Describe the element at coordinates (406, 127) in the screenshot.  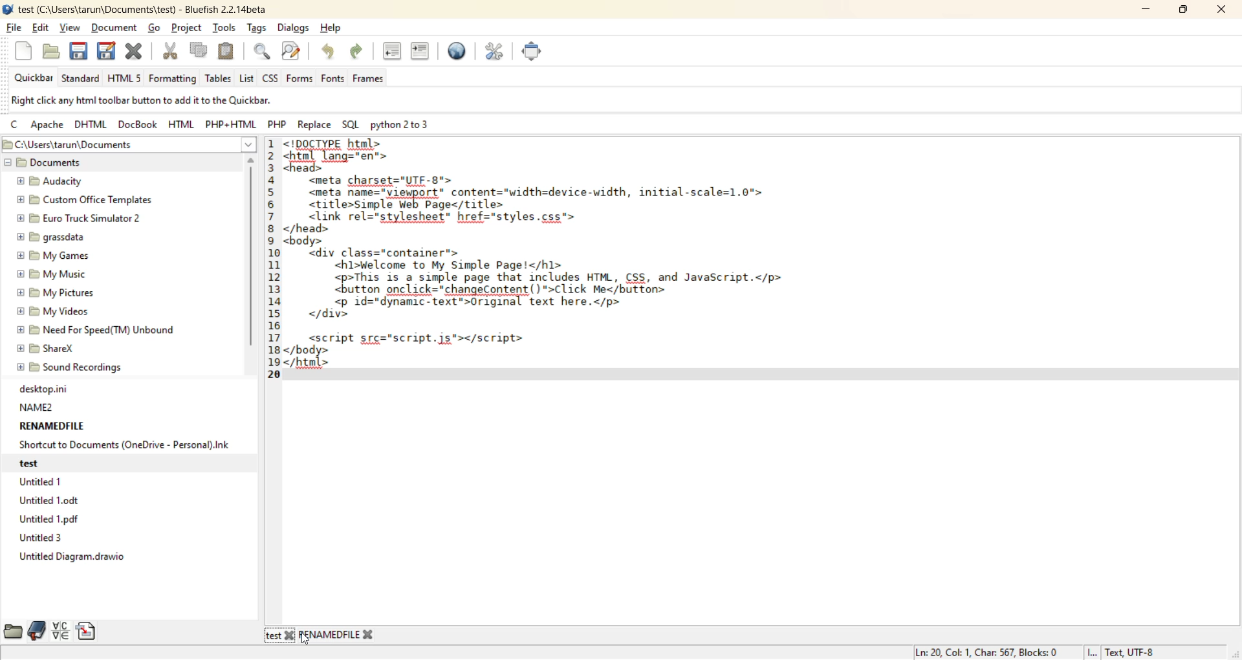
I see `python 2 to 3` at that location.